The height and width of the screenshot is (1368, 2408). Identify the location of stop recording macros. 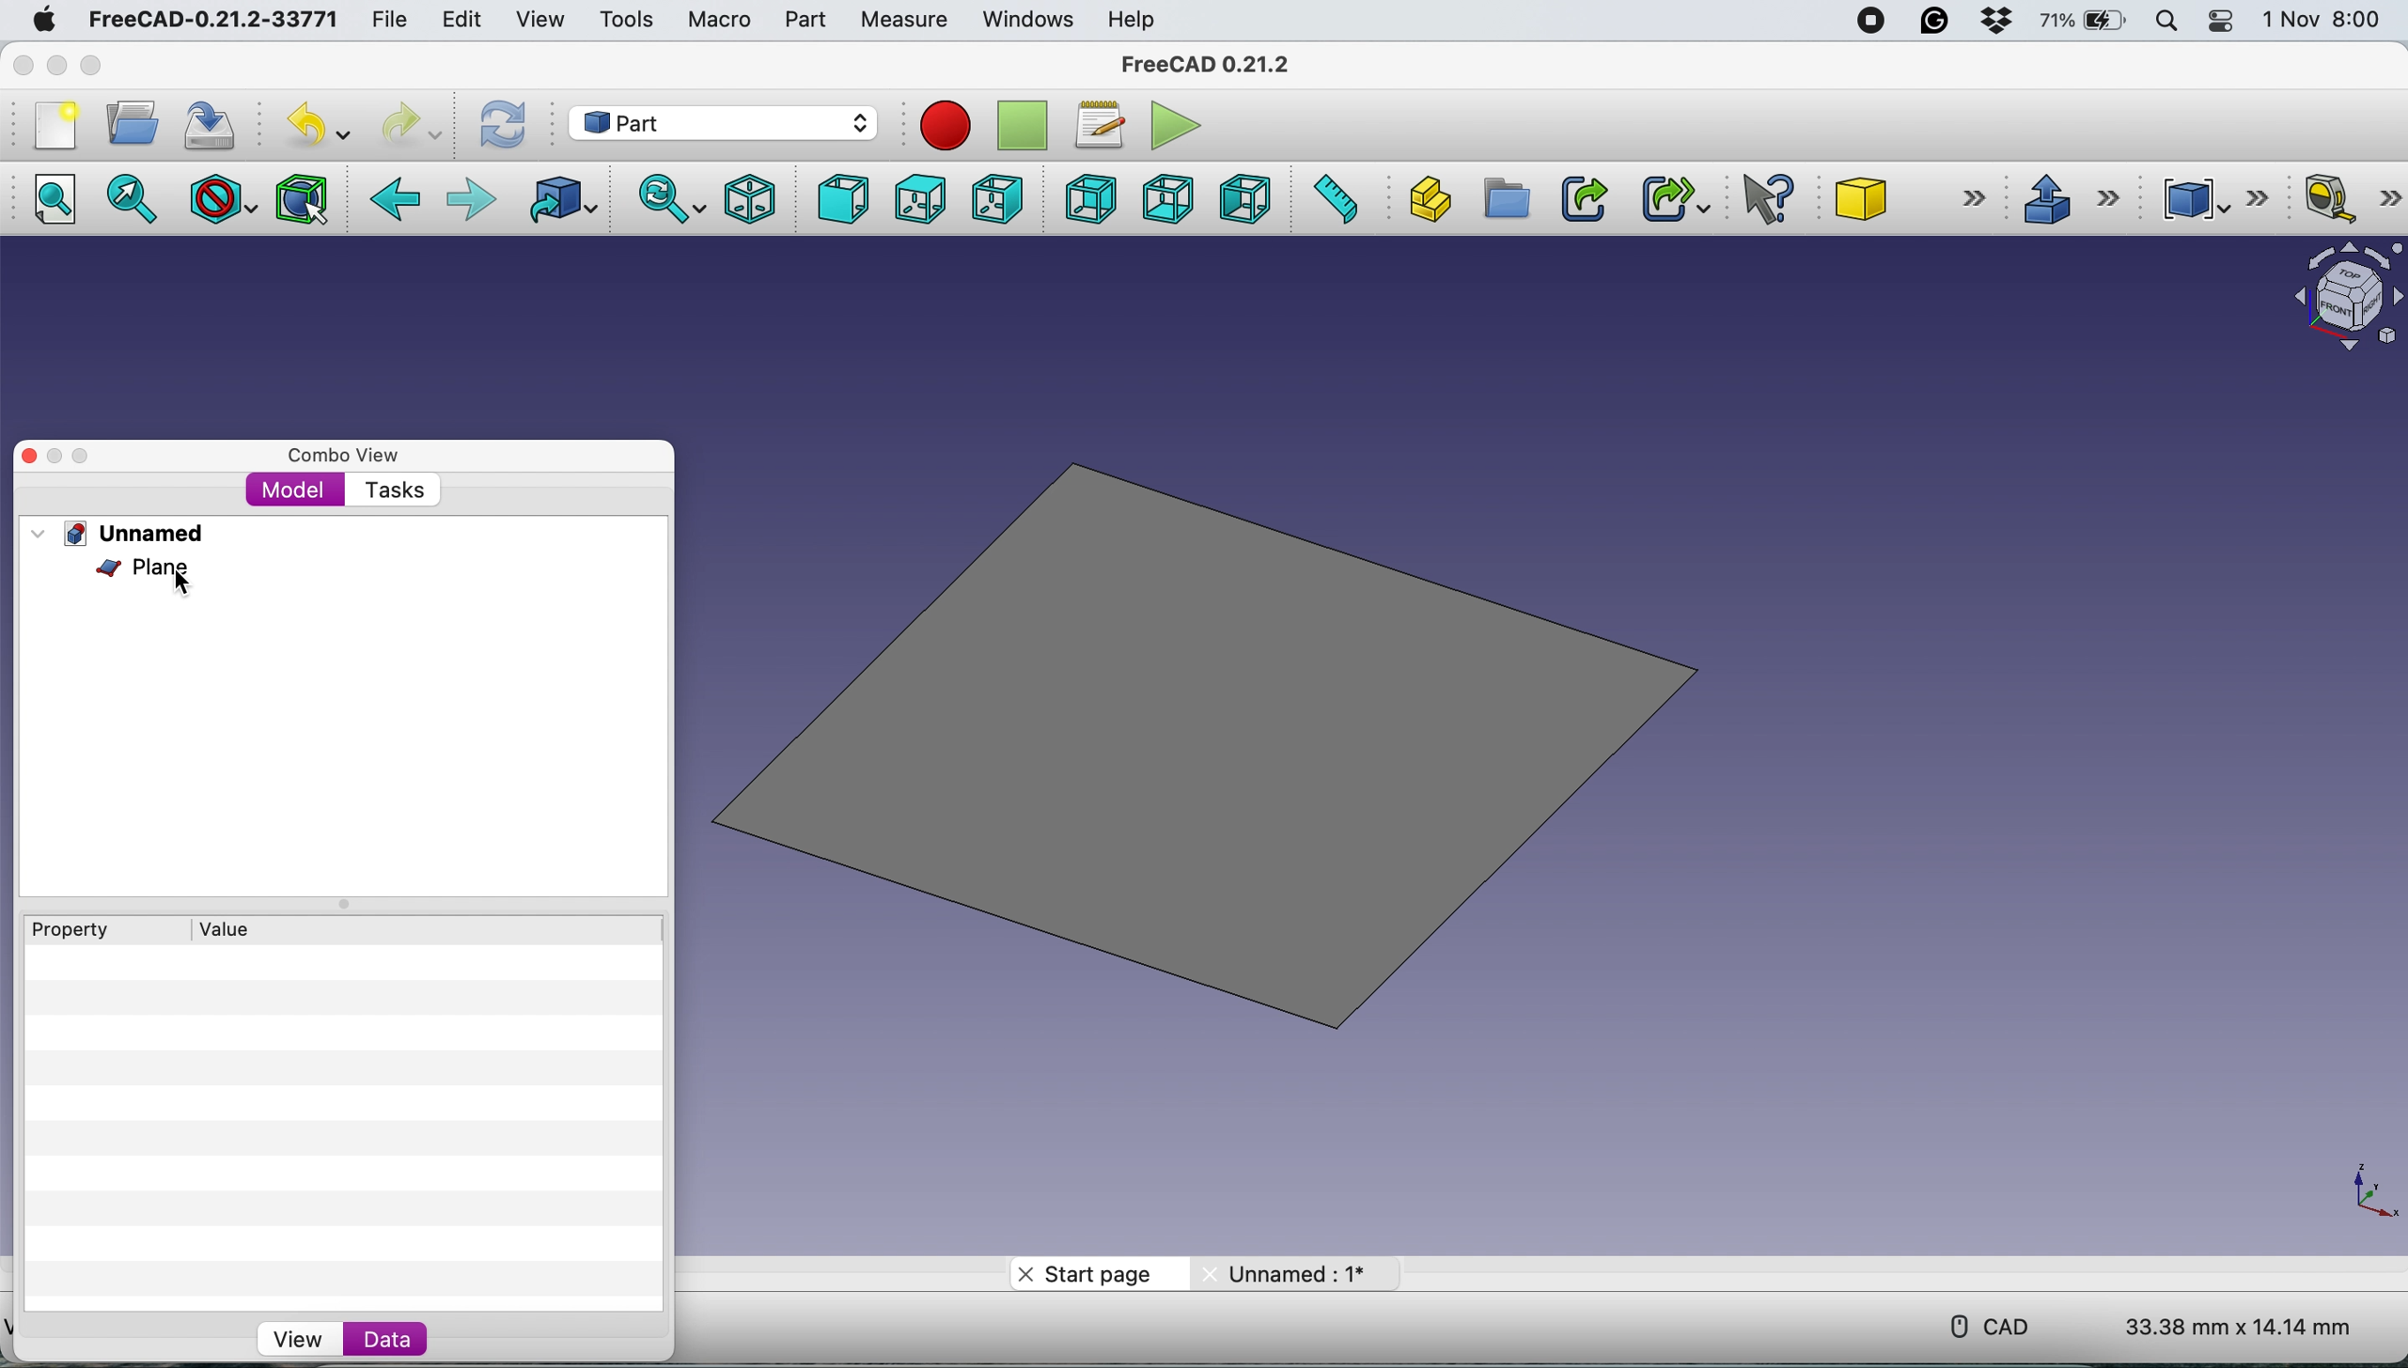
(1023, 126).